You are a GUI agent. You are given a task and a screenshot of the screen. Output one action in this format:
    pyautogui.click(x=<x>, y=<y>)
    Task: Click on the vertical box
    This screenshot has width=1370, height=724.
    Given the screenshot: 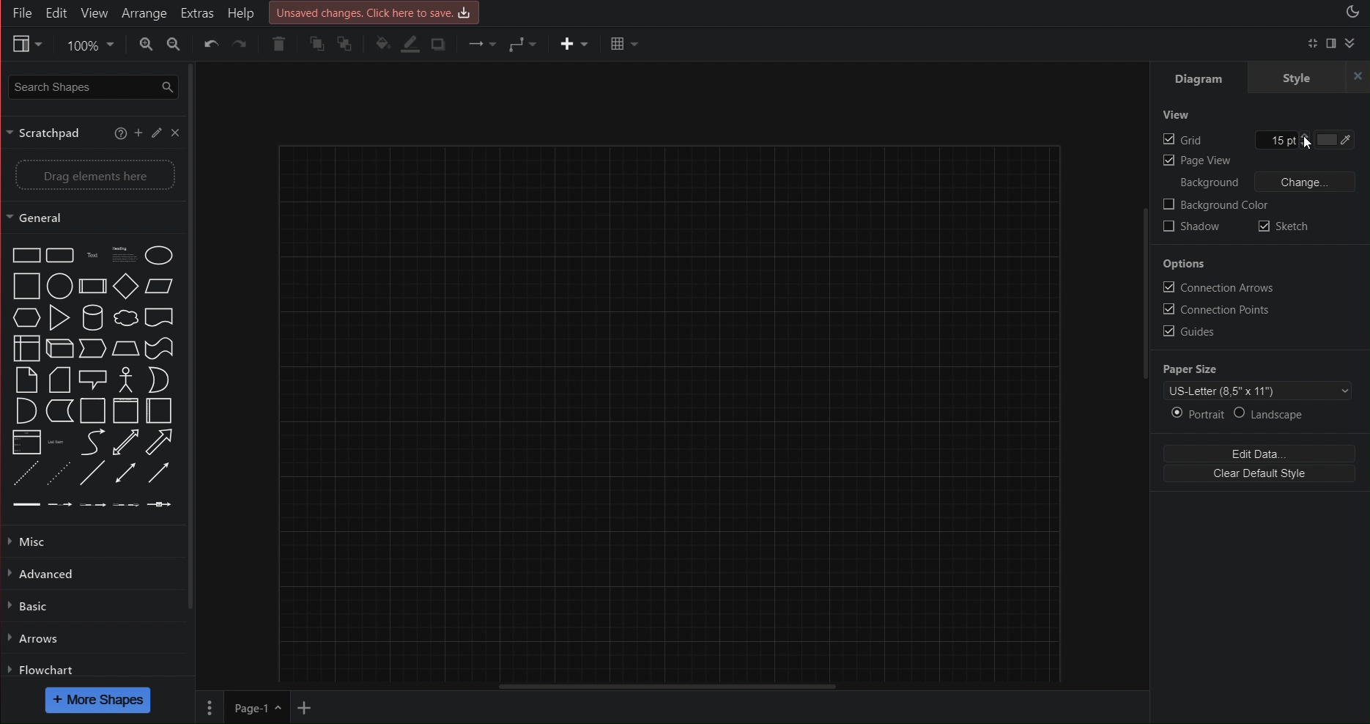 What is the action you would take?
    pyautogui.click(x=92, y=410)
    